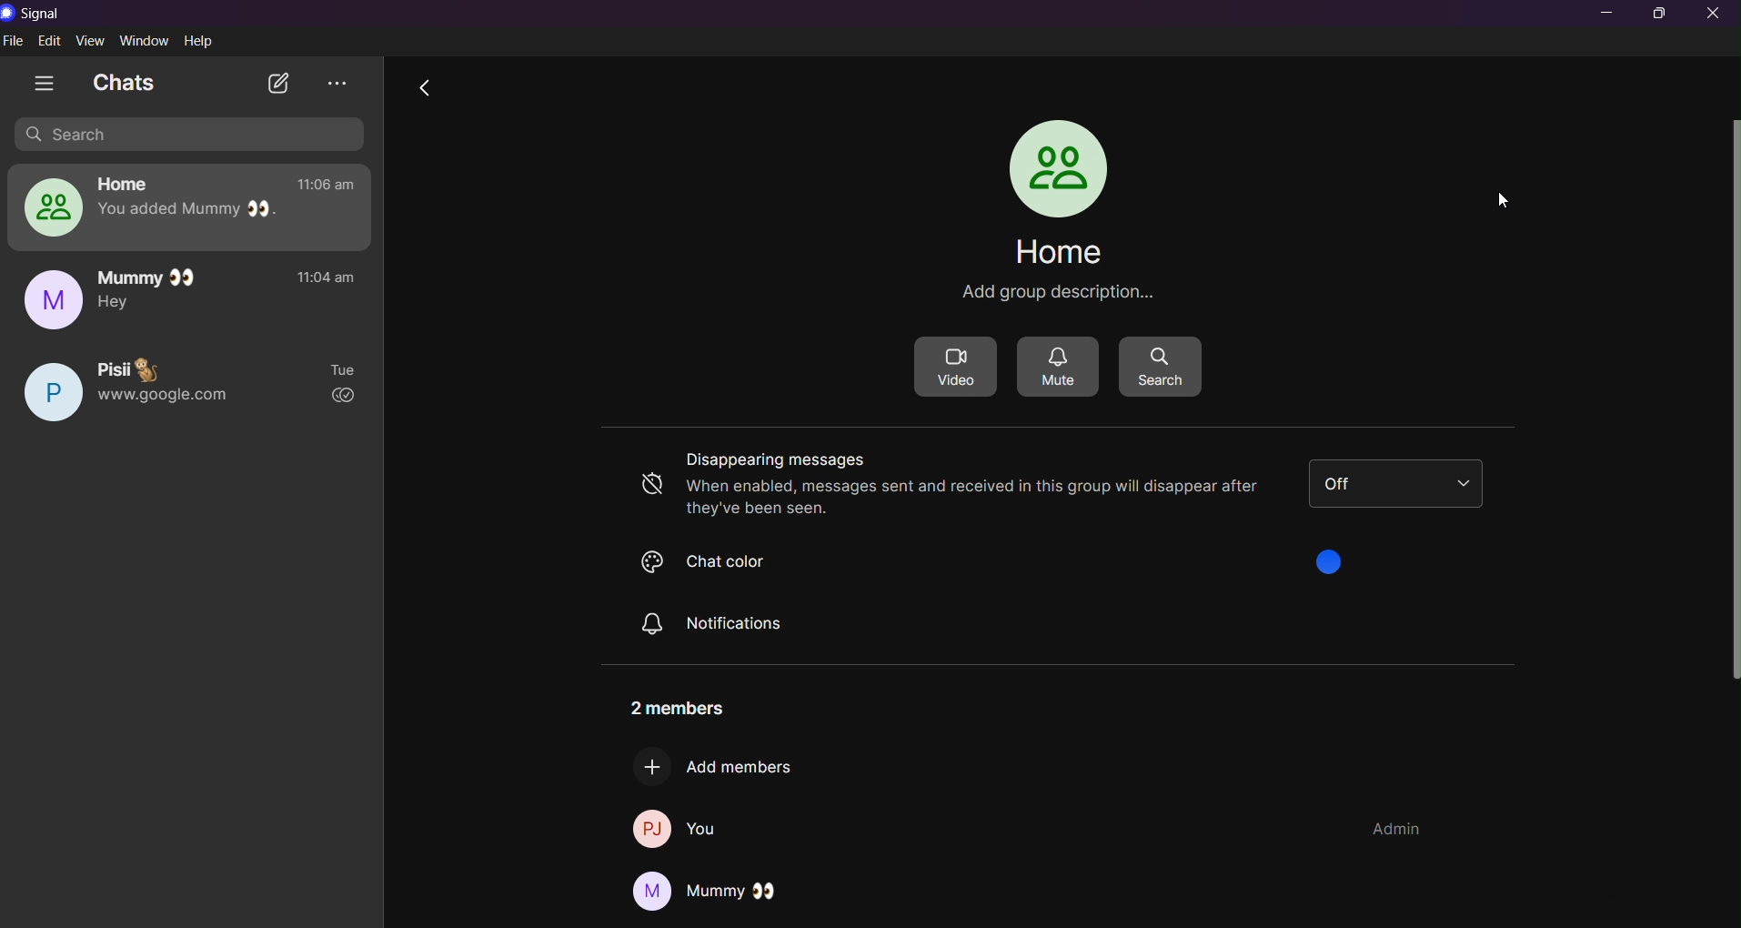 The height and width of the screenshot is (928, 1741). Describe the element at coordinates (1060, 167) in the screenshot. I see `profile` at that location.